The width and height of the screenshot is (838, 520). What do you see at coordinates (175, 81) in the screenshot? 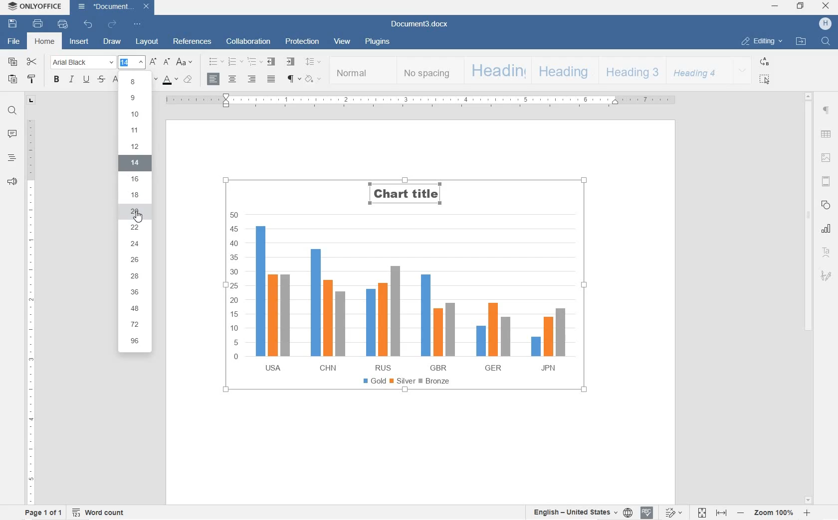
I see `FONT SIZE` at bounding box center [175, 81].